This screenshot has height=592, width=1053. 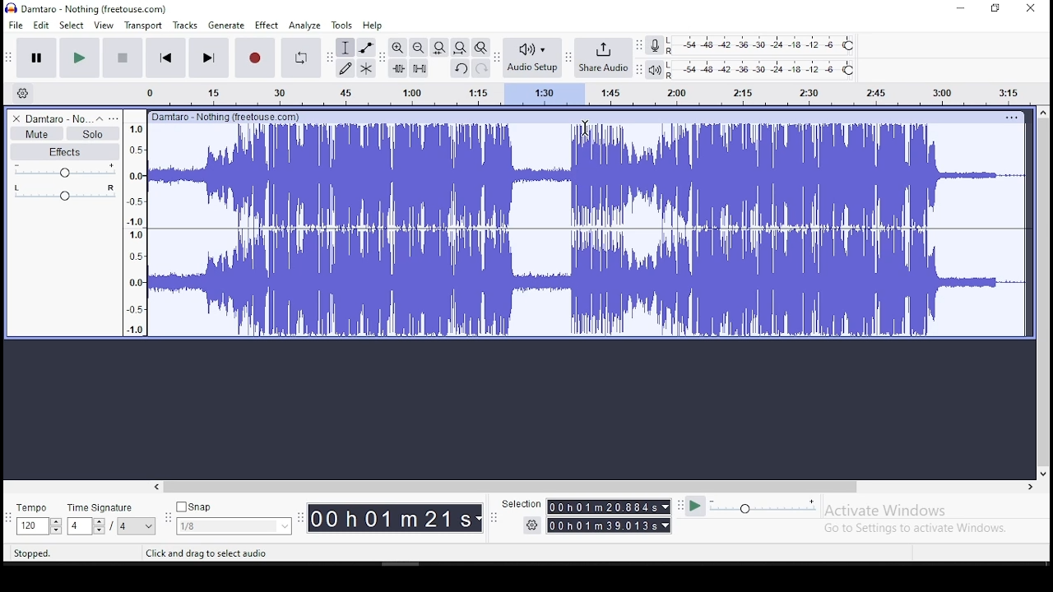 I want to click on drop down, so click(x=55, y=526).